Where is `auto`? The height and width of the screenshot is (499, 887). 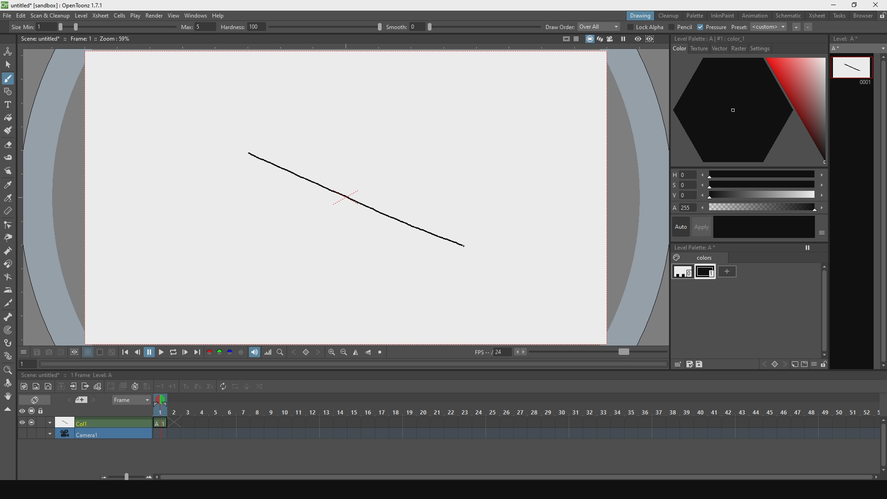
auto is located at coordinates (748, 228).